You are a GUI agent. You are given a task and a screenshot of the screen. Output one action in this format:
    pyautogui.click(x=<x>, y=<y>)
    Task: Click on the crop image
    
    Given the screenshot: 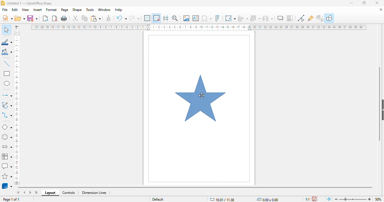 What is the action you would take?
    pyautogui.click(x=290, y=18)
    